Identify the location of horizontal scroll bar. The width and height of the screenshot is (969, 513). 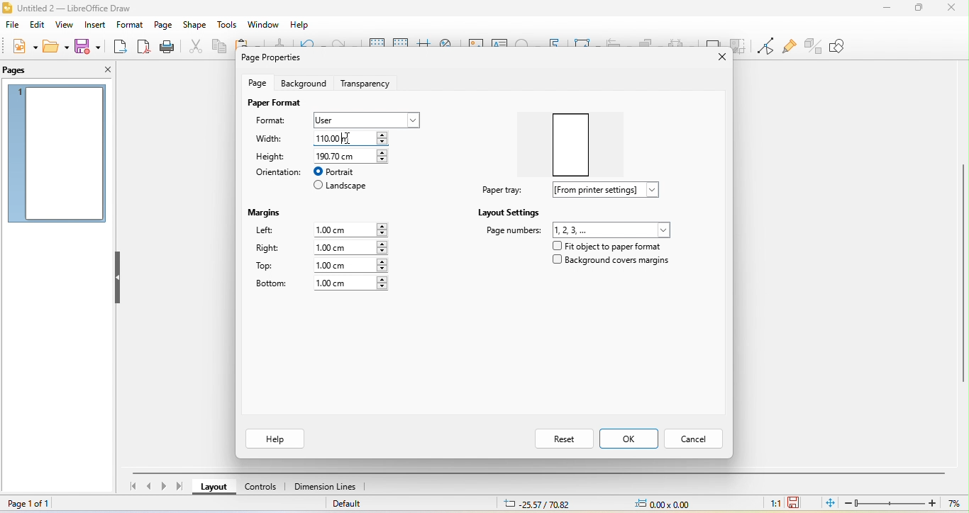
(541, 471).